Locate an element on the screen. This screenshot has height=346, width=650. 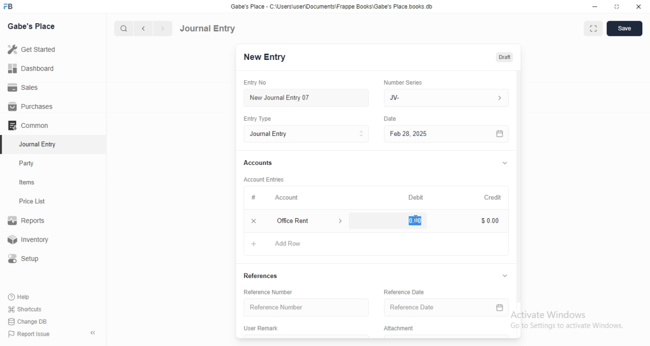
search is located at coordinates (122, 28).